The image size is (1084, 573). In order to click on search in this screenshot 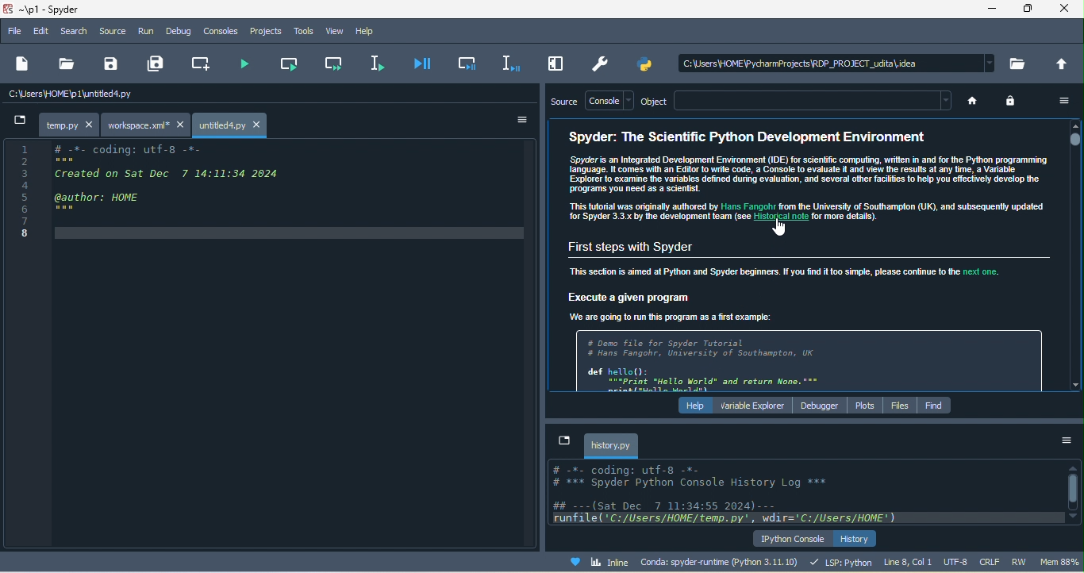, I will do `click(80, 33)`.